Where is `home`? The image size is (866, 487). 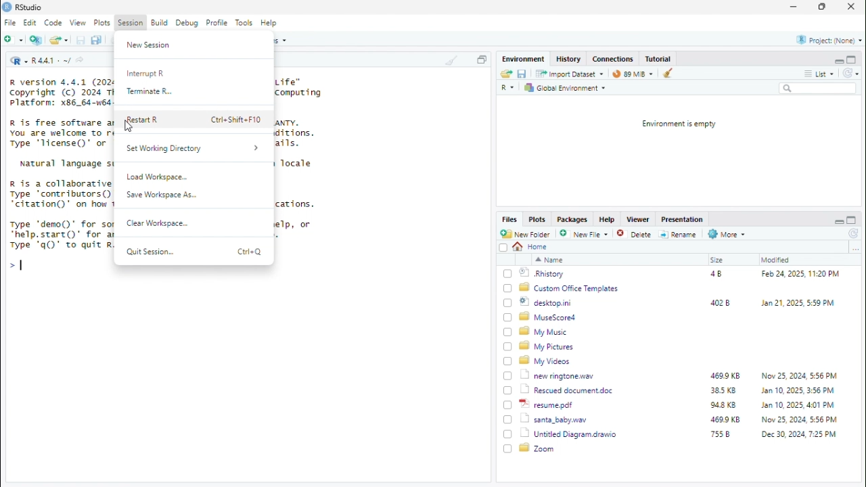 home is located at coordinates (531, 247).